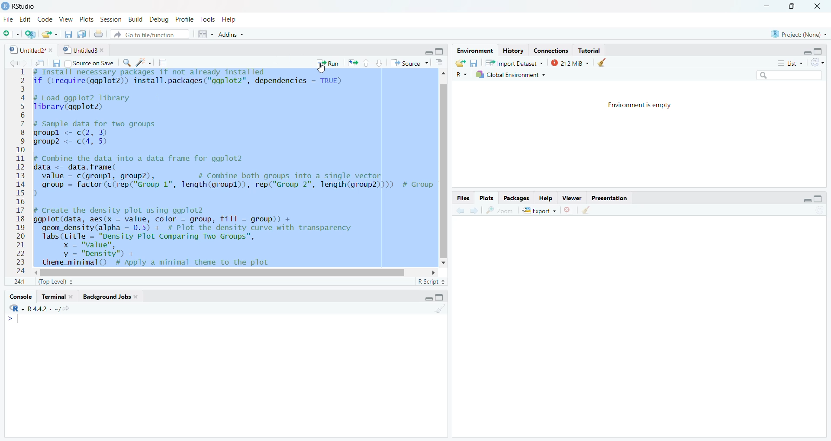 The width and height of the screenshot is (831, 441). What do you see at coordinates (109, 298) in the screenshot?
I see `background jobs` at bounding box center [109, 298].